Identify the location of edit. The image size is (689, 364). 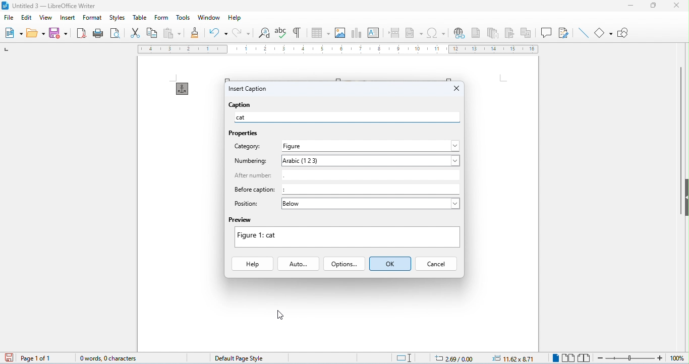
(27, 18).